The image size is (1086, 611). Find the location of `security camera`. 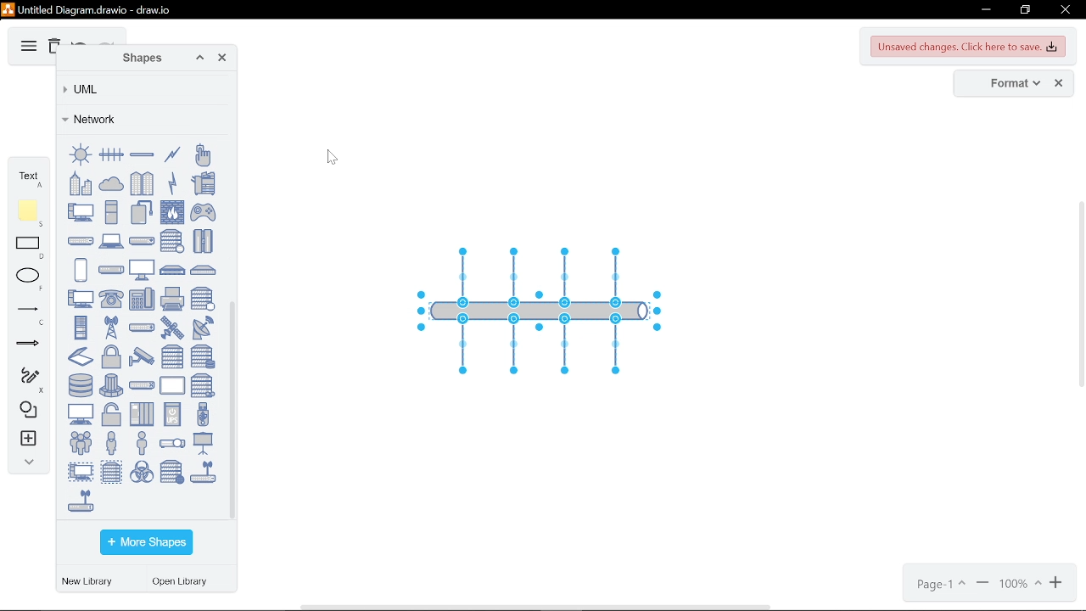

security camera is located at coordinates (142, 356).